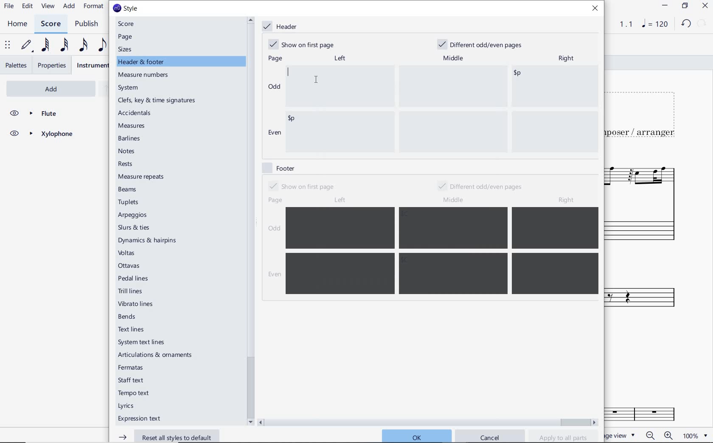 The height and width of the screenshot is (443, 713). I want to click on 16TH NOTE, so click(83, 45).